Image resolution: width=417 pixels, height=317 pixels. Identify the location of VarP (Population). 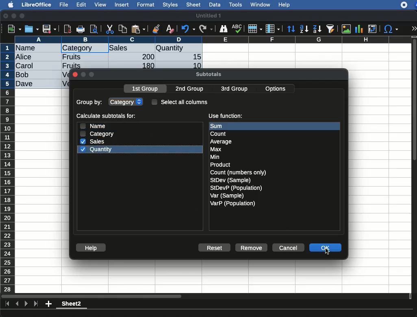
(232, 204).